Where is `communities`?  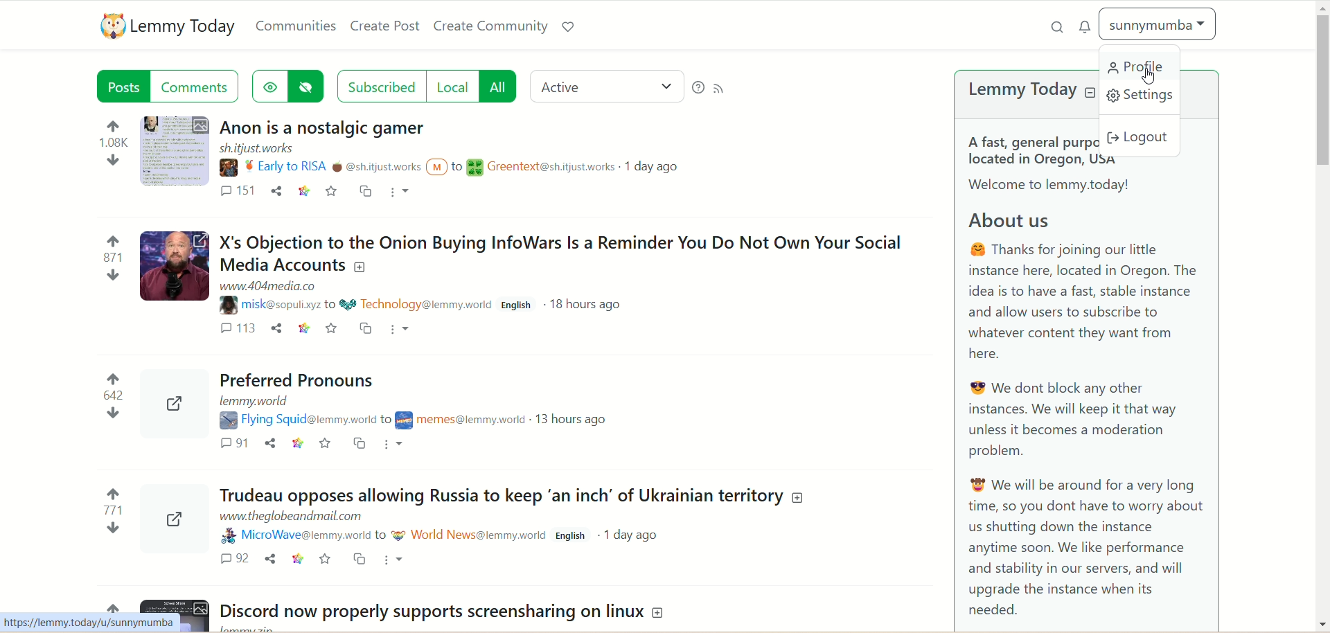
communities is located at coordinates (296, 26).